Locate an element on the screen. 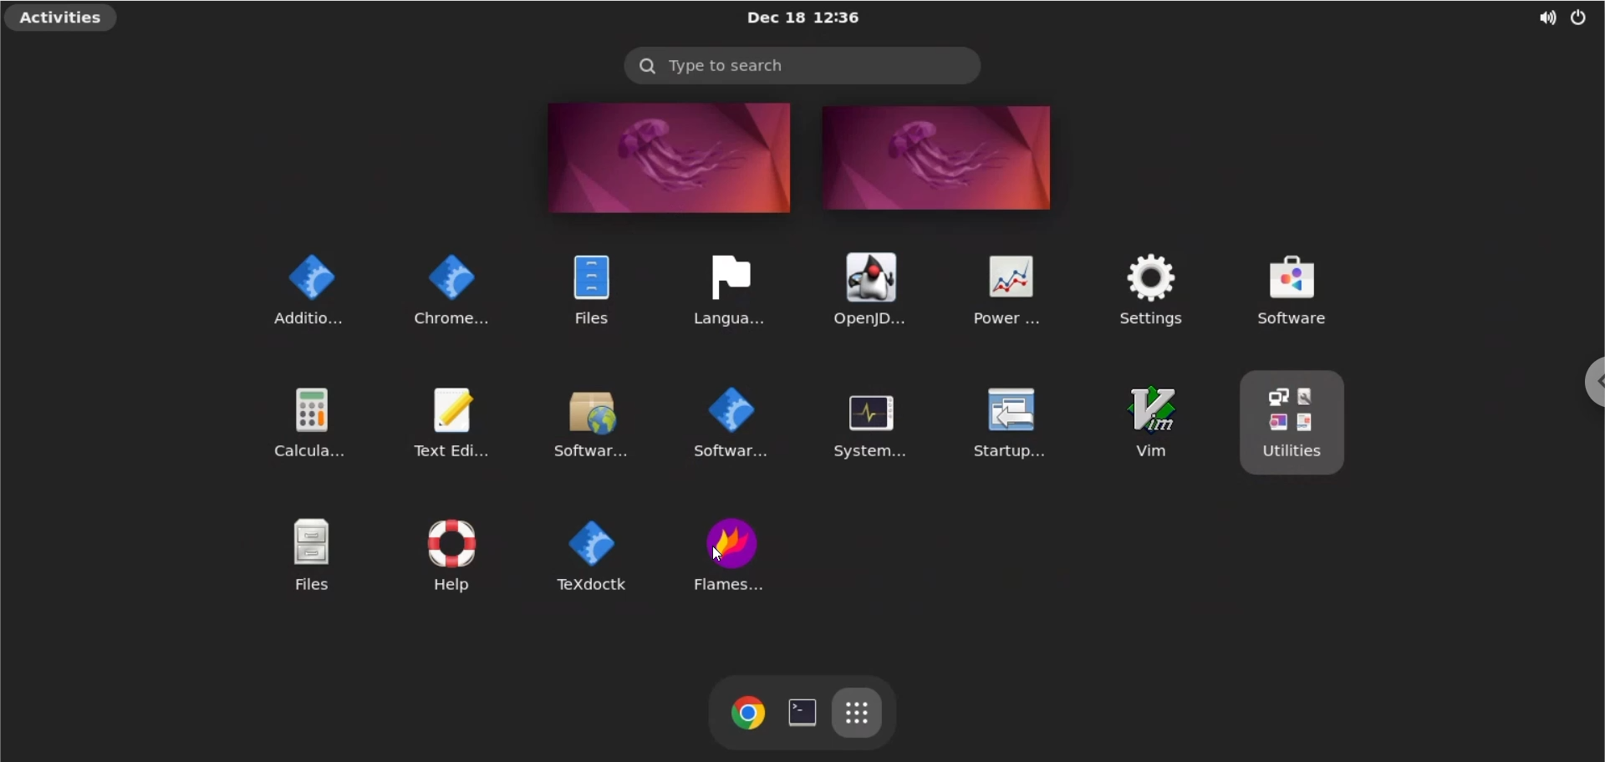 This screenshot has width=1605, height=762. help is located at coordinates (444, 549).